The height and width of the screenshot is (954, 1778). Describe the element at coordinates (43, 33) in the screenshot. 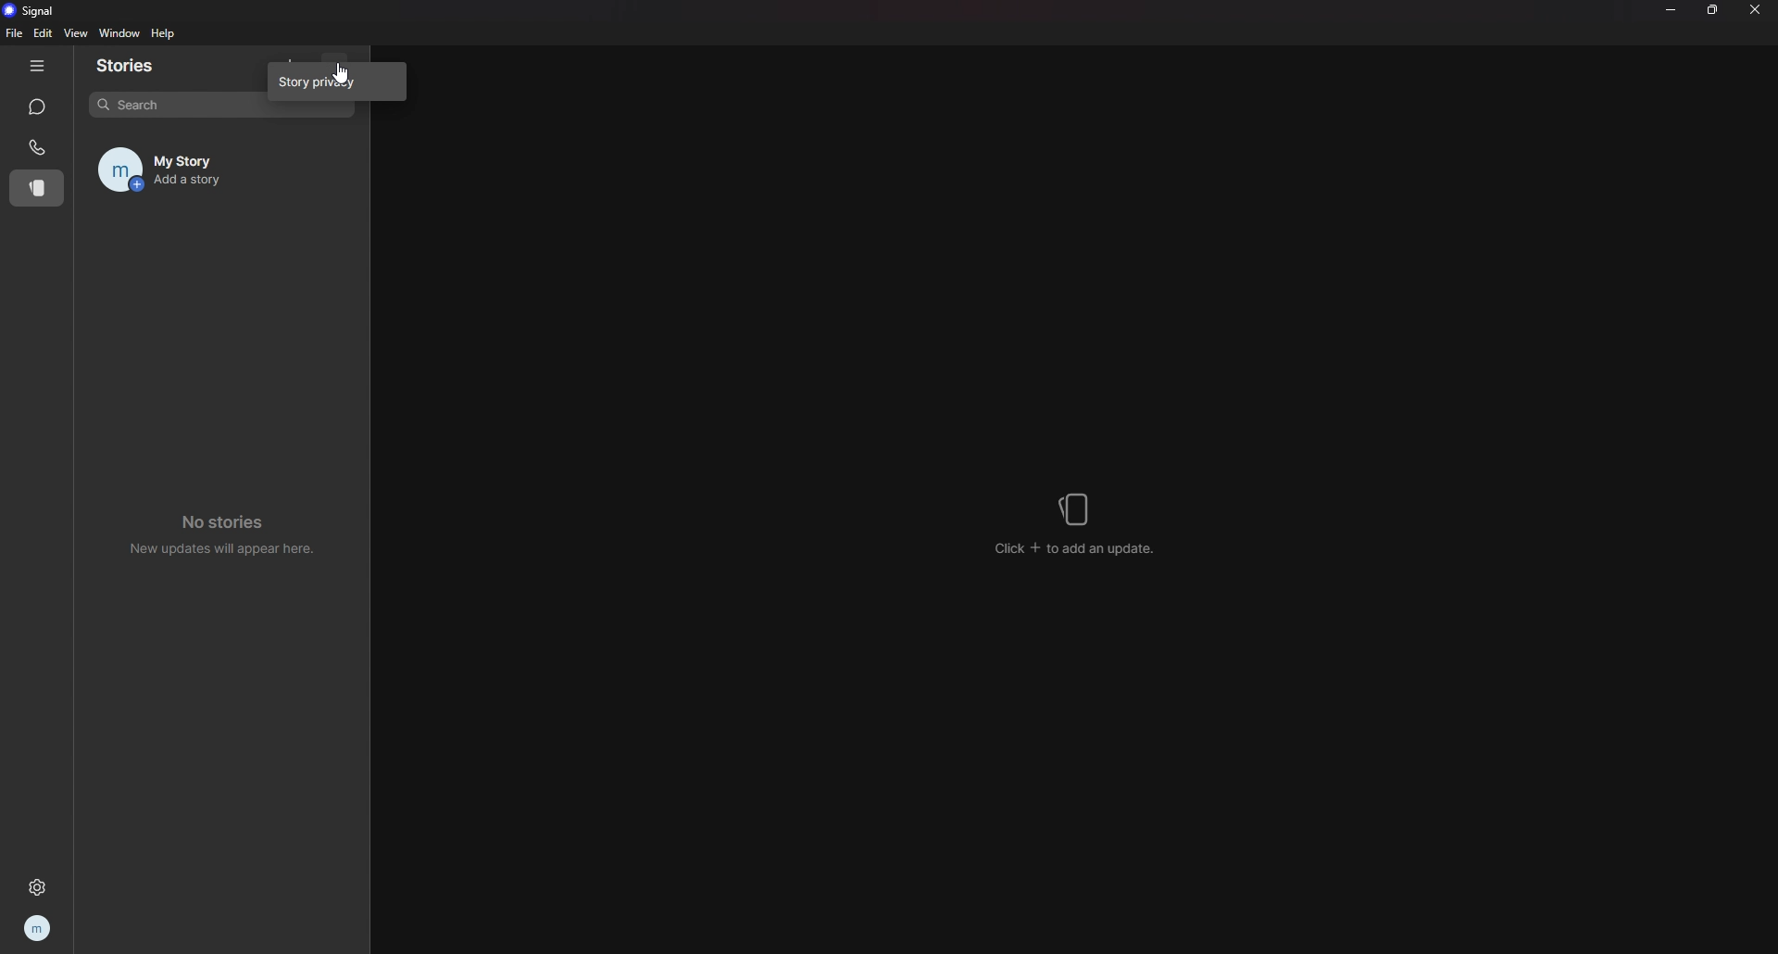

I see `edit` at that location.